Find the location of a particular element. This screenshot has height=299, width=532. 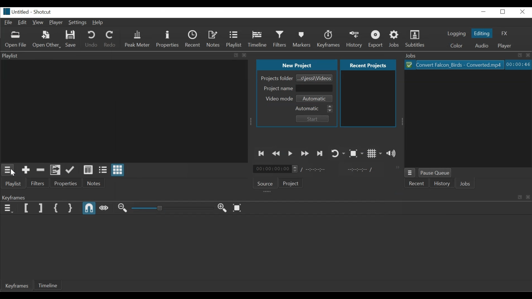

Current position is located at coordinates (276, 169).